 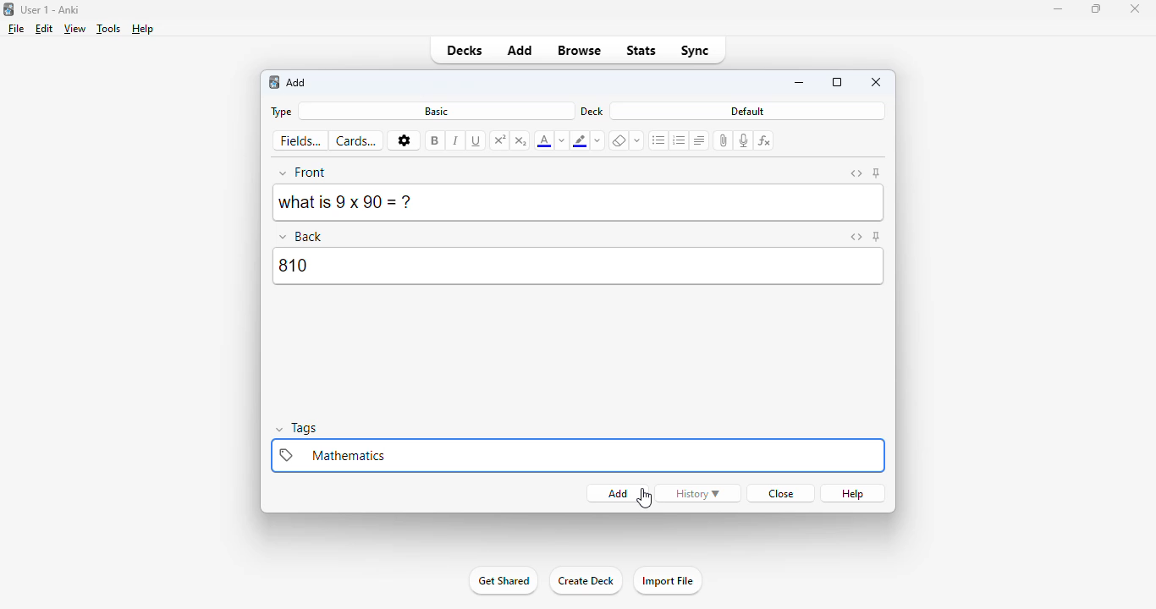 I want to click on import file, so click(x=667, y=581).